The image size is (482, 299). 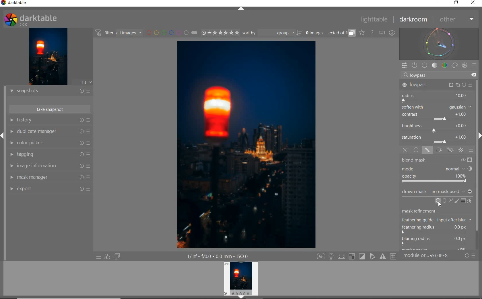 I want to click on DUPLICATE MANAGER, so click(x=51, y=132).